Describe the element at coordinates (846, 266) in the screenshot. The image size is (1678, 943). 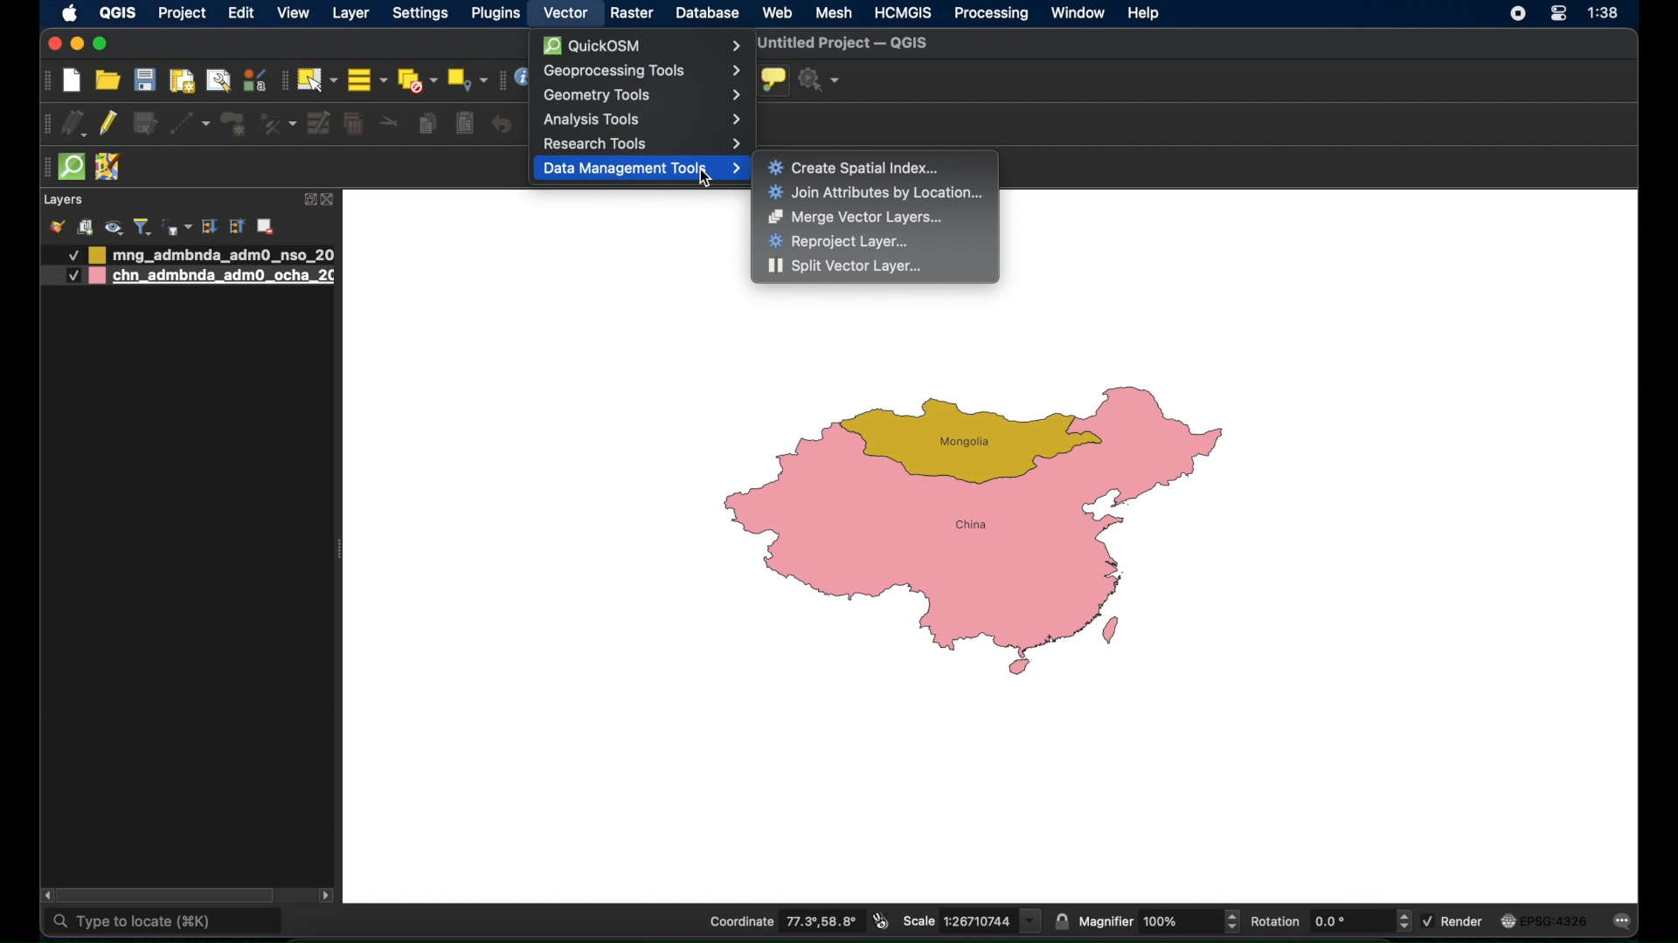
I see `Split Vector Layer...` at that location.